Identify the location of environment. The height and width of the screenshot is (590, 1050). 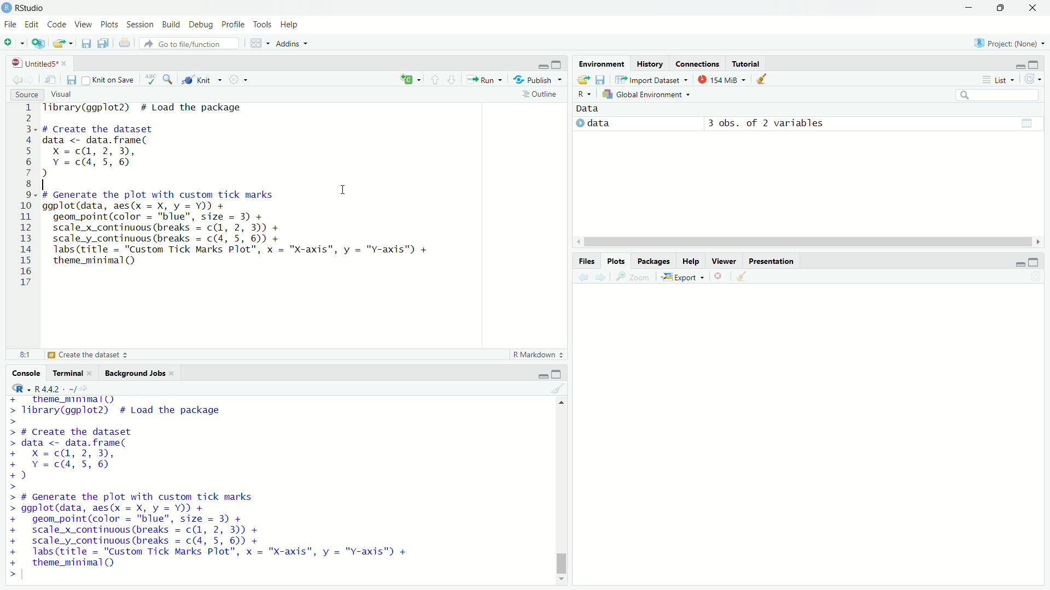
(602, 63).